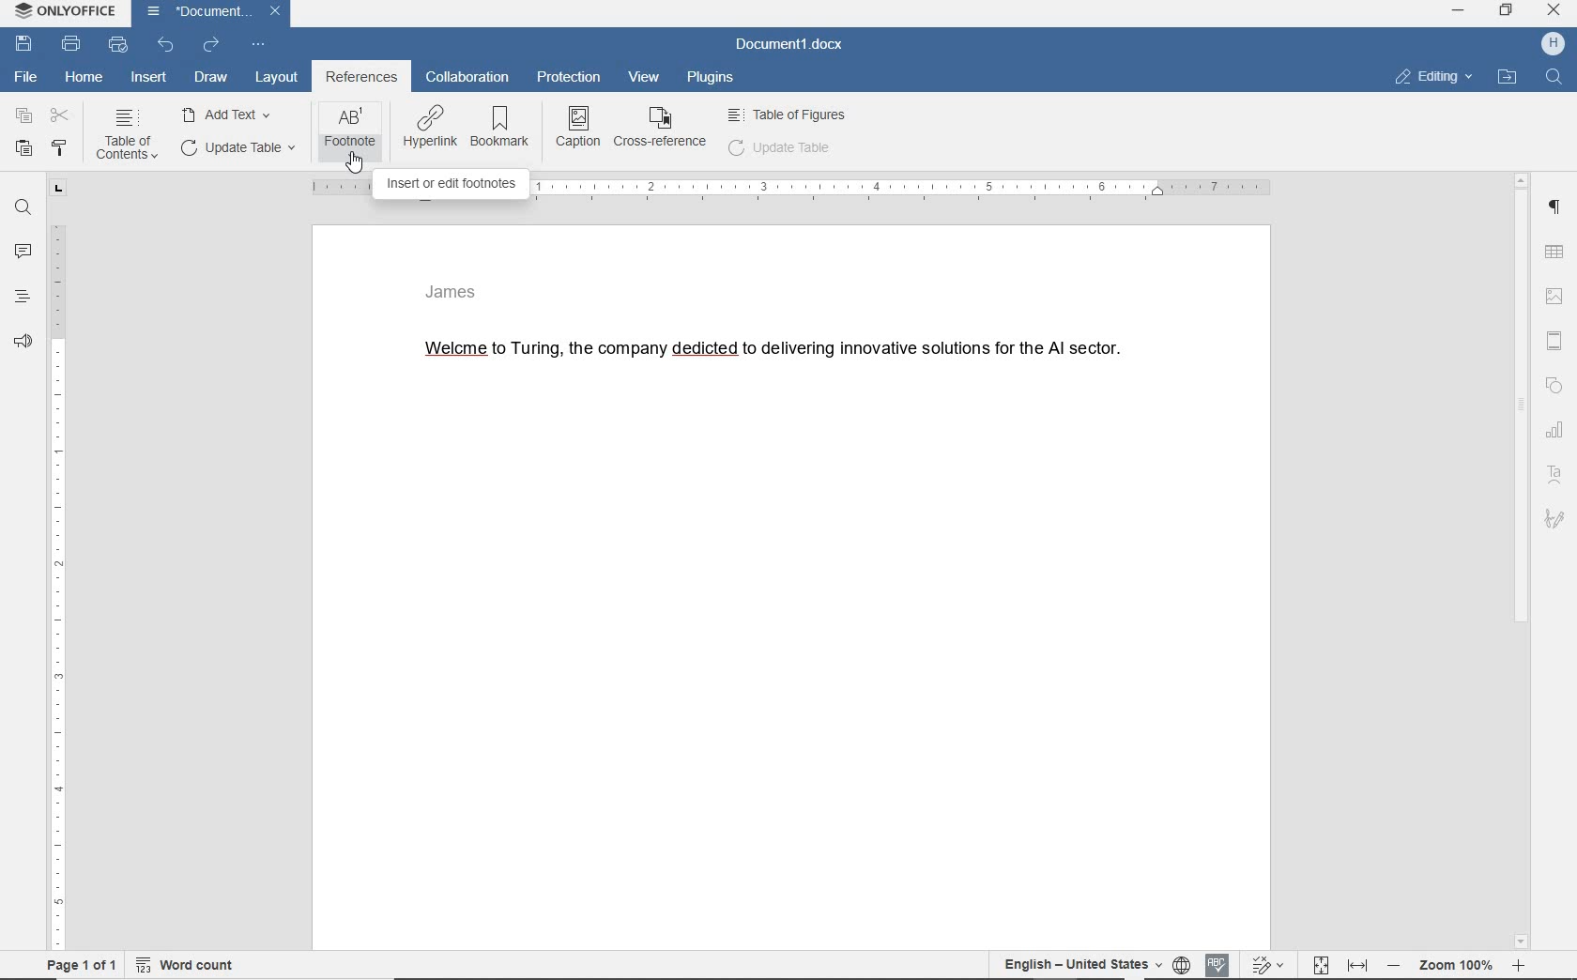 The height and width of the screenshot is (980, 1577). Describe the element at coordinates (1553, 45) in the screenshot. I see `HP` at that location.